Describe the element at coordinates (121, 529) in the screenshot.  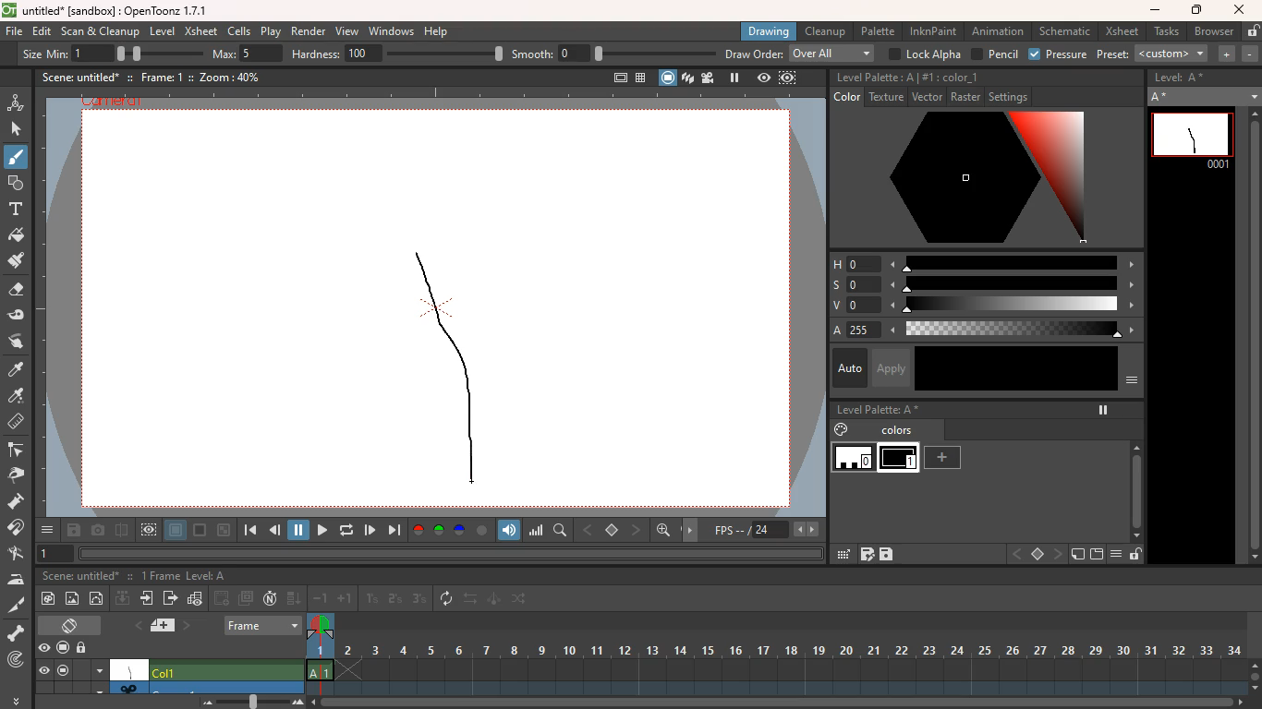
I see `divide` at that location.